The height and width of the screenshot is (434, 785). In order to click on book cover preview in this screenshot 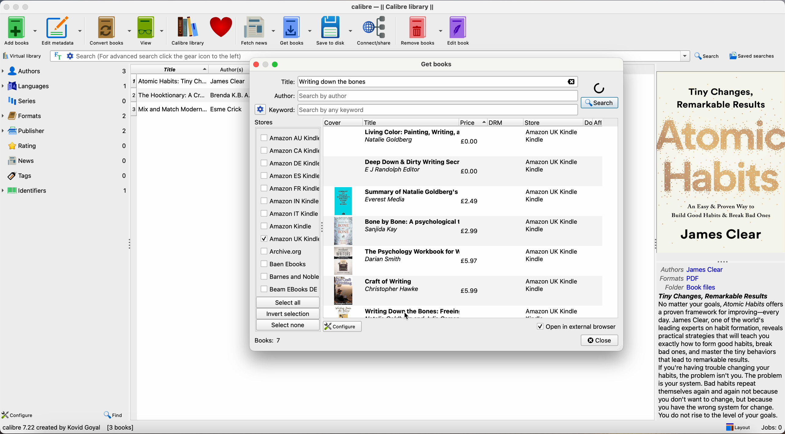, I will do `click(722, 161)`.